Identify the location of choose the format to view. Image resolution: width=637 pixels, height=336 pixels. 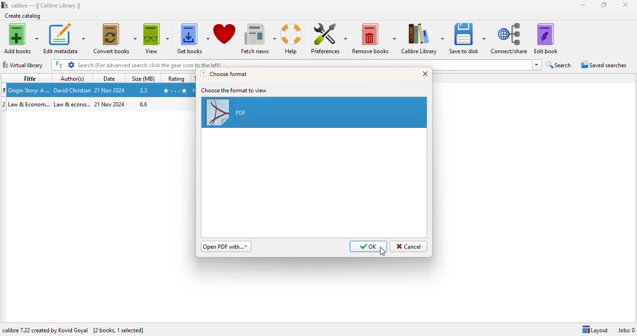
(235, 91).